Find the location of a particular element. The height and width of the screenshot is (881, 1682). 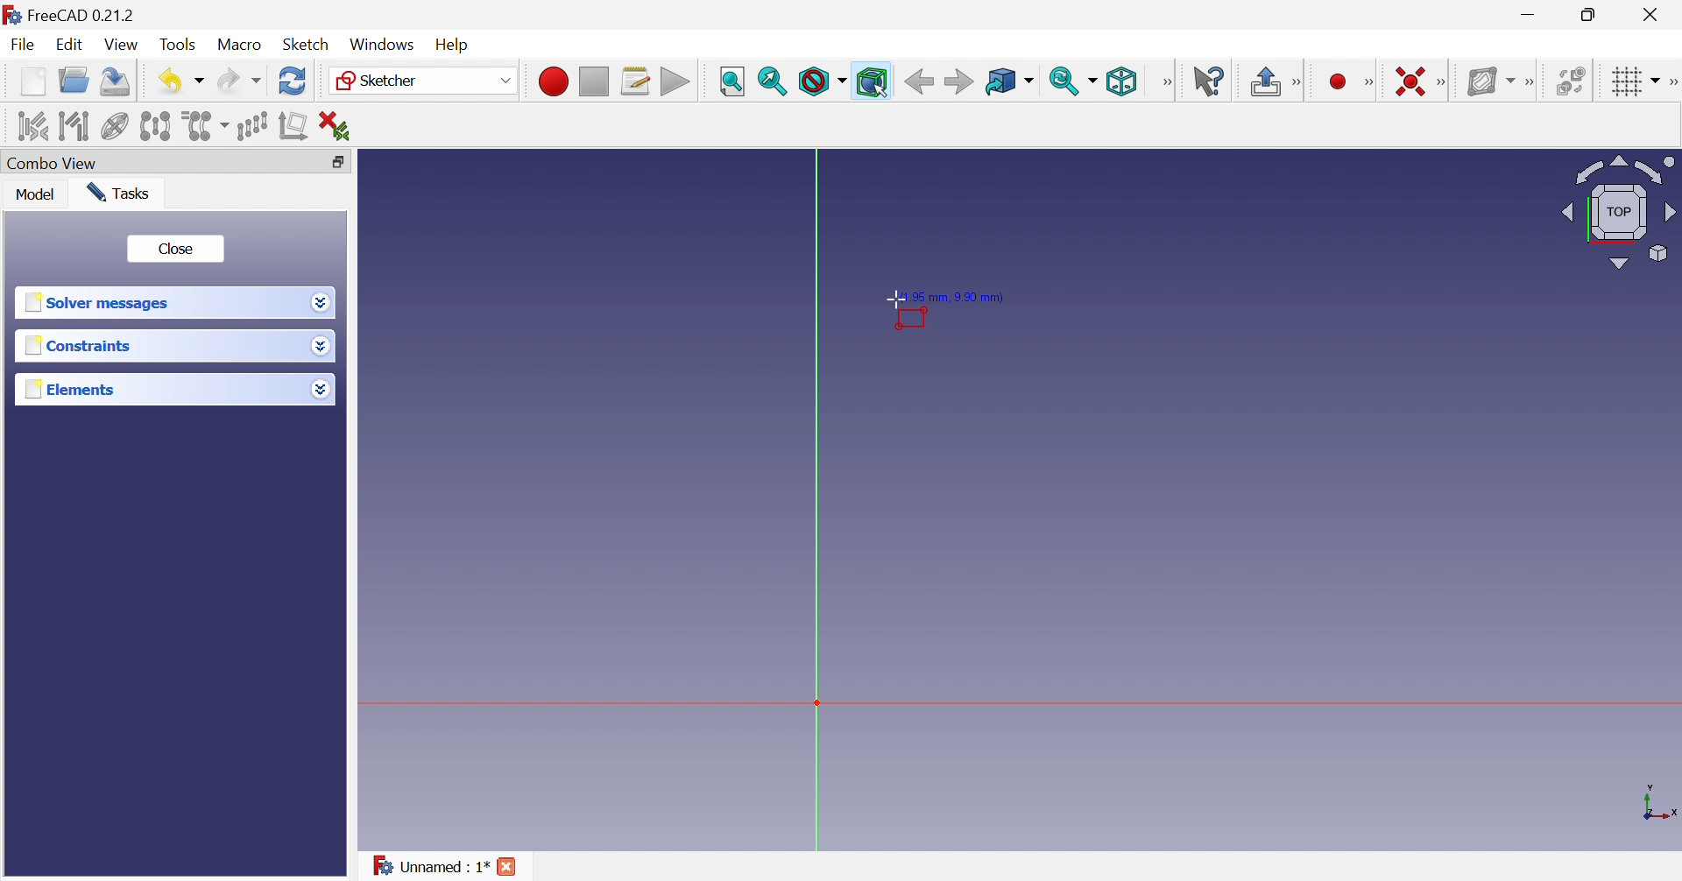

Sketcher geometries is located at coordinates (1372, 83).